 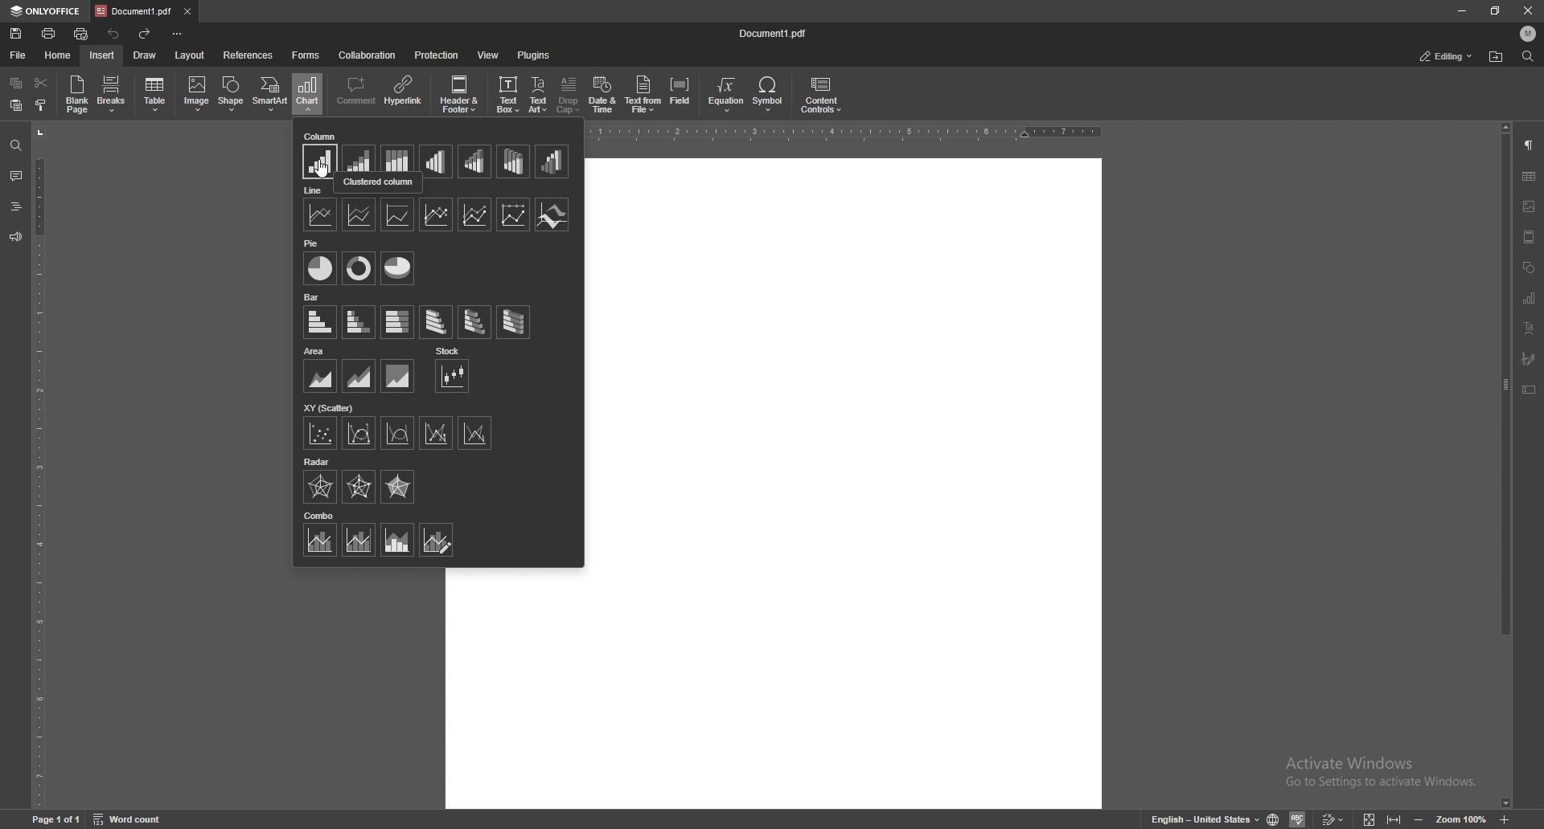 What do you see at coordinates (774, 33) in the screenshot?
I see `file name` at bounding box center [774, 33].